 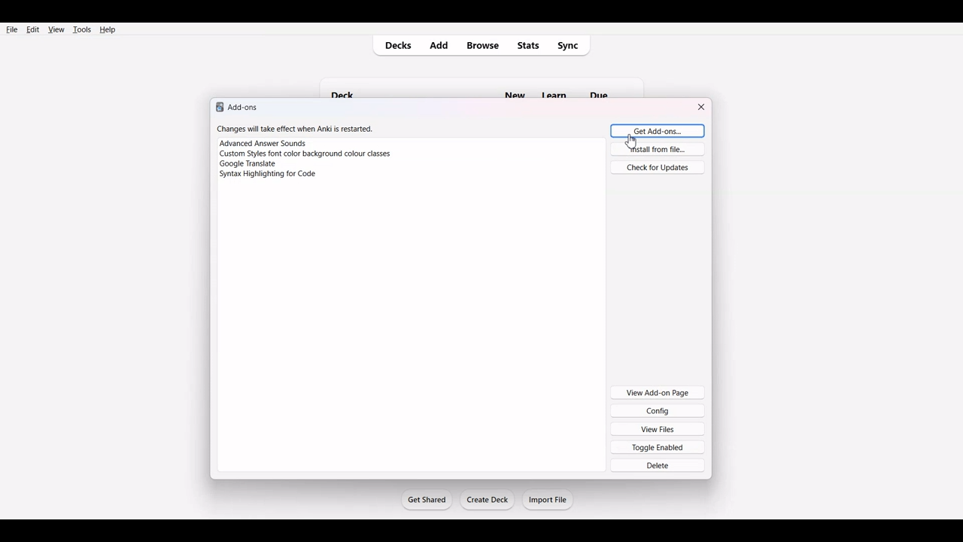 I want to click on new, so click(x=514, y=87).